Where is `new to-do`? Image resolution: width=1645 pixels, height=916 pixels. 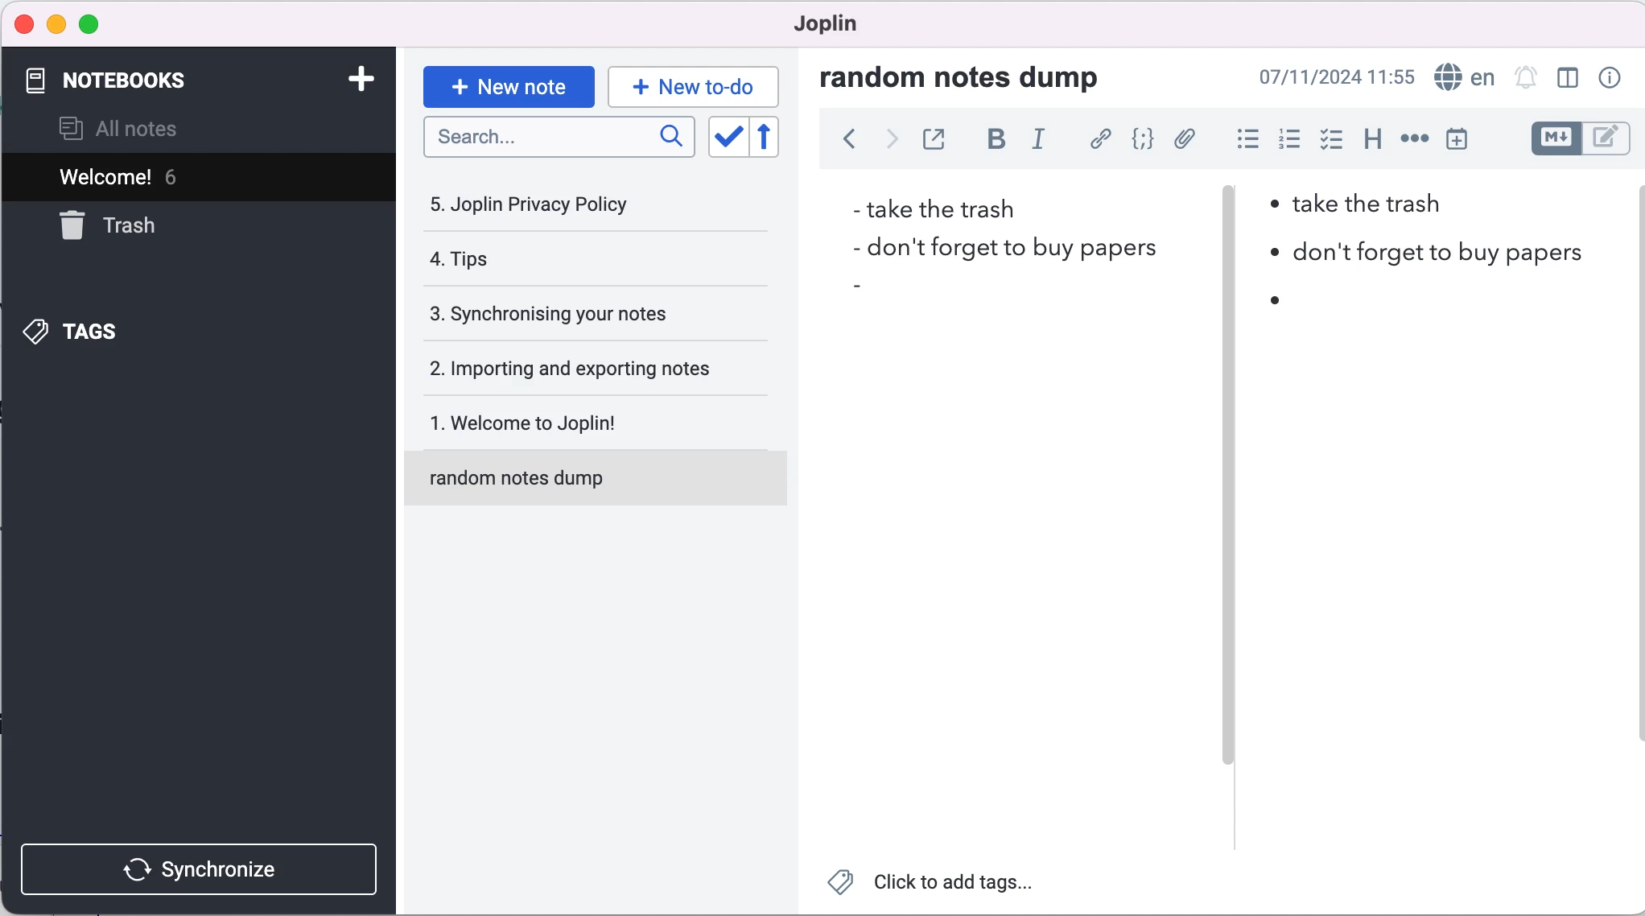 new to-do is located at coordinates (696, 85).